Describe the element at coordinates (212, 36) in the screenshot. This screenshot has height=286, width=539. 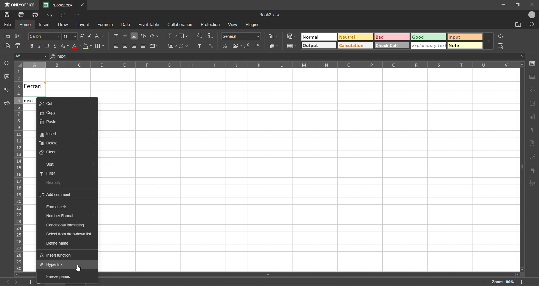
I see `sort descending` at that location.